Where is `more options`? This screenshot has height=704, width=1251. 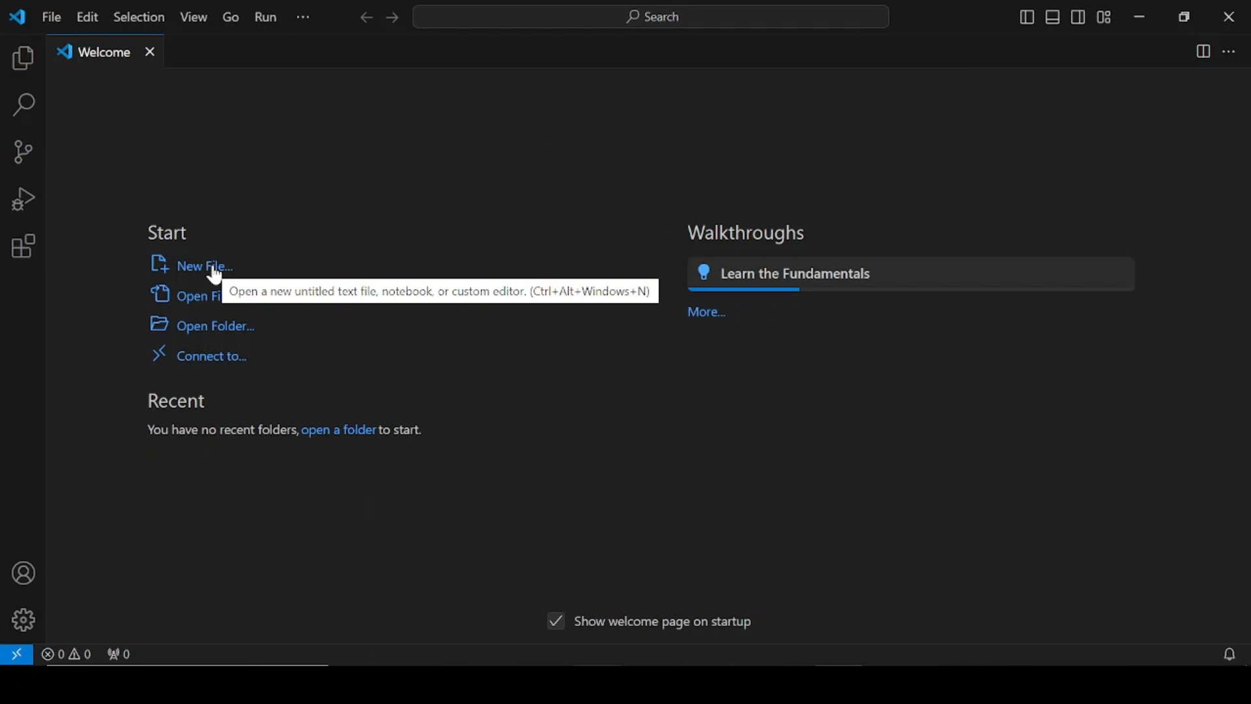
more options is located at coordinates (304, 18).